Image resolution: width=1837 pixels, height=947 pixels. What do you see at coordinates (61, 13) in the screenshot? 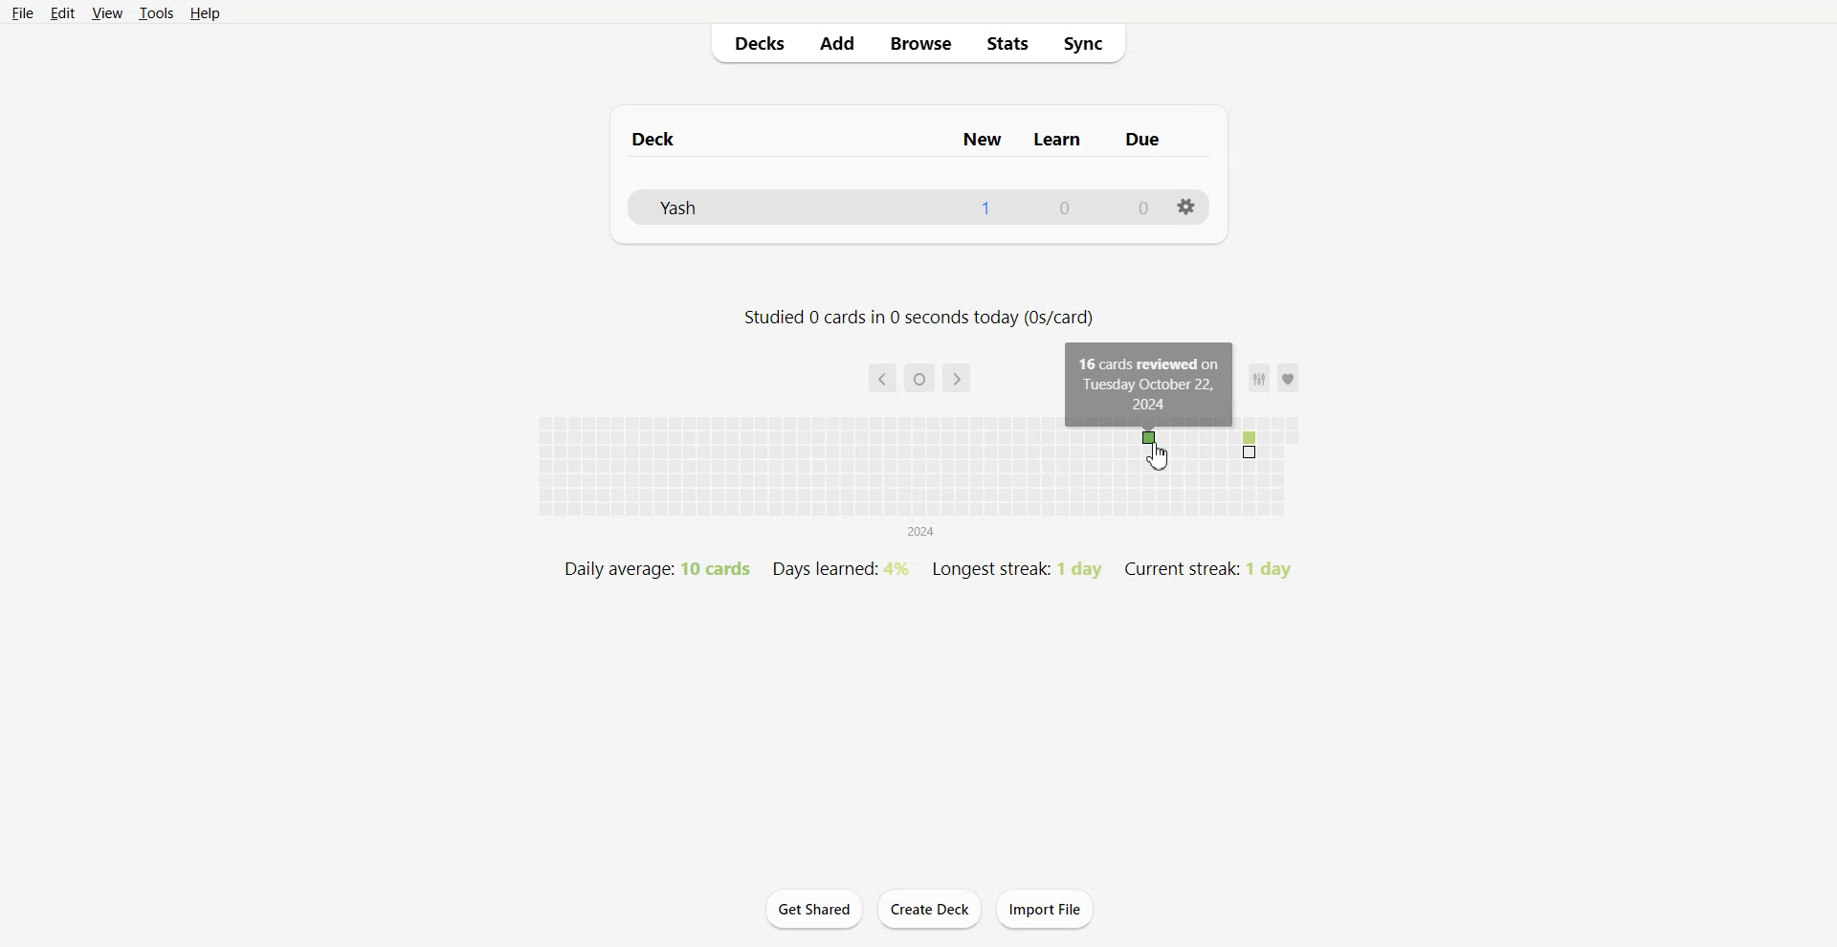
I see `Edit` at bounding box center [61, 13].